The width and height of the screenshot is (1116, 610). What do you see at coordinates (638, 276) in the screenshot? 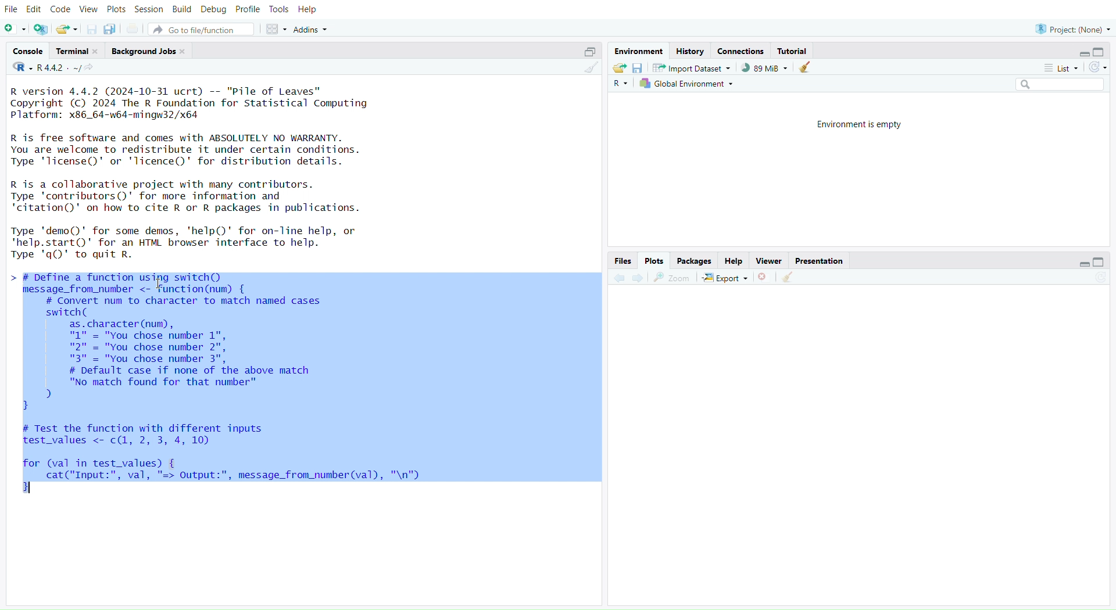
I see `Go forward to the next source location (Ctrl + F10)` at bounding box center [638, 276].